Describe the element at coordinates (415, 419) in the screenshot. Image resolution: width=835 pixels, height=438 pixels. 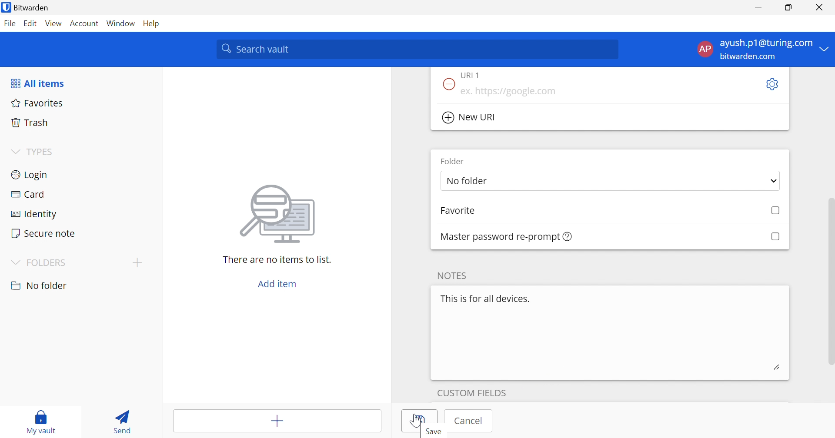
I see `Cursor` at that location.